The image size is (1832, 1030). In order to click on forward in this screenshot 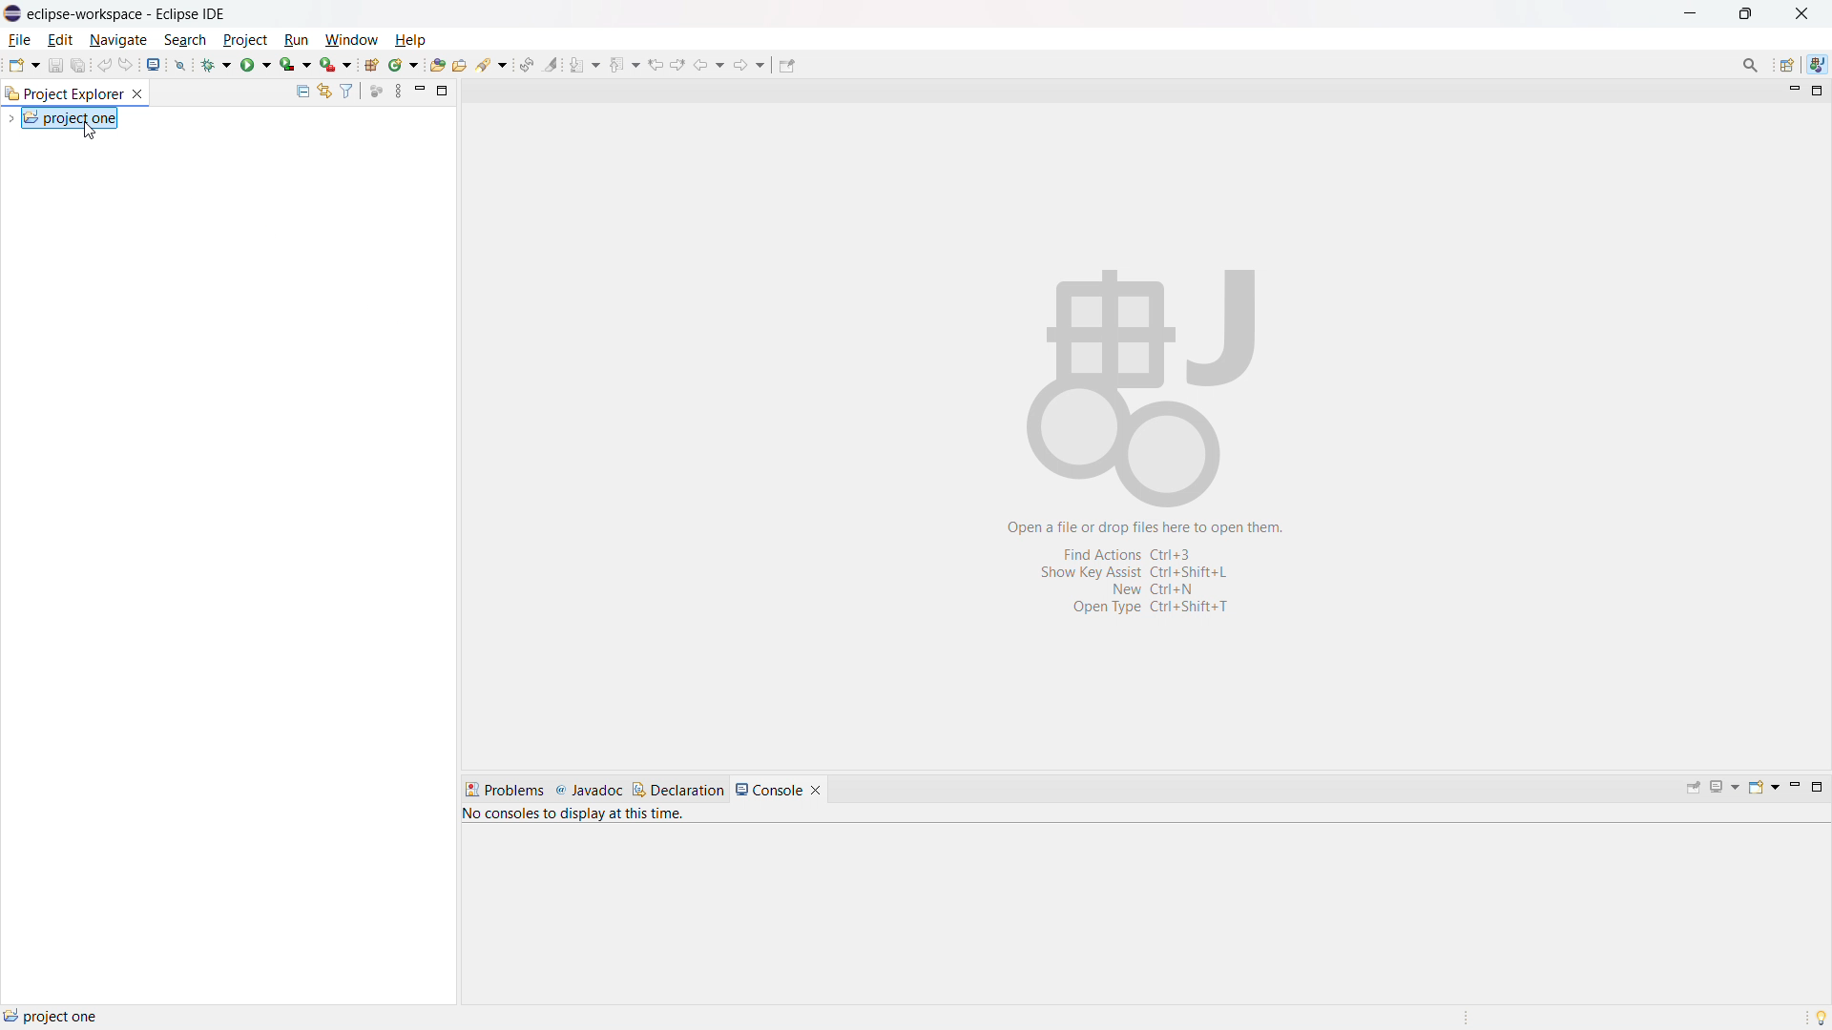, I will do `click(751, 64)`.